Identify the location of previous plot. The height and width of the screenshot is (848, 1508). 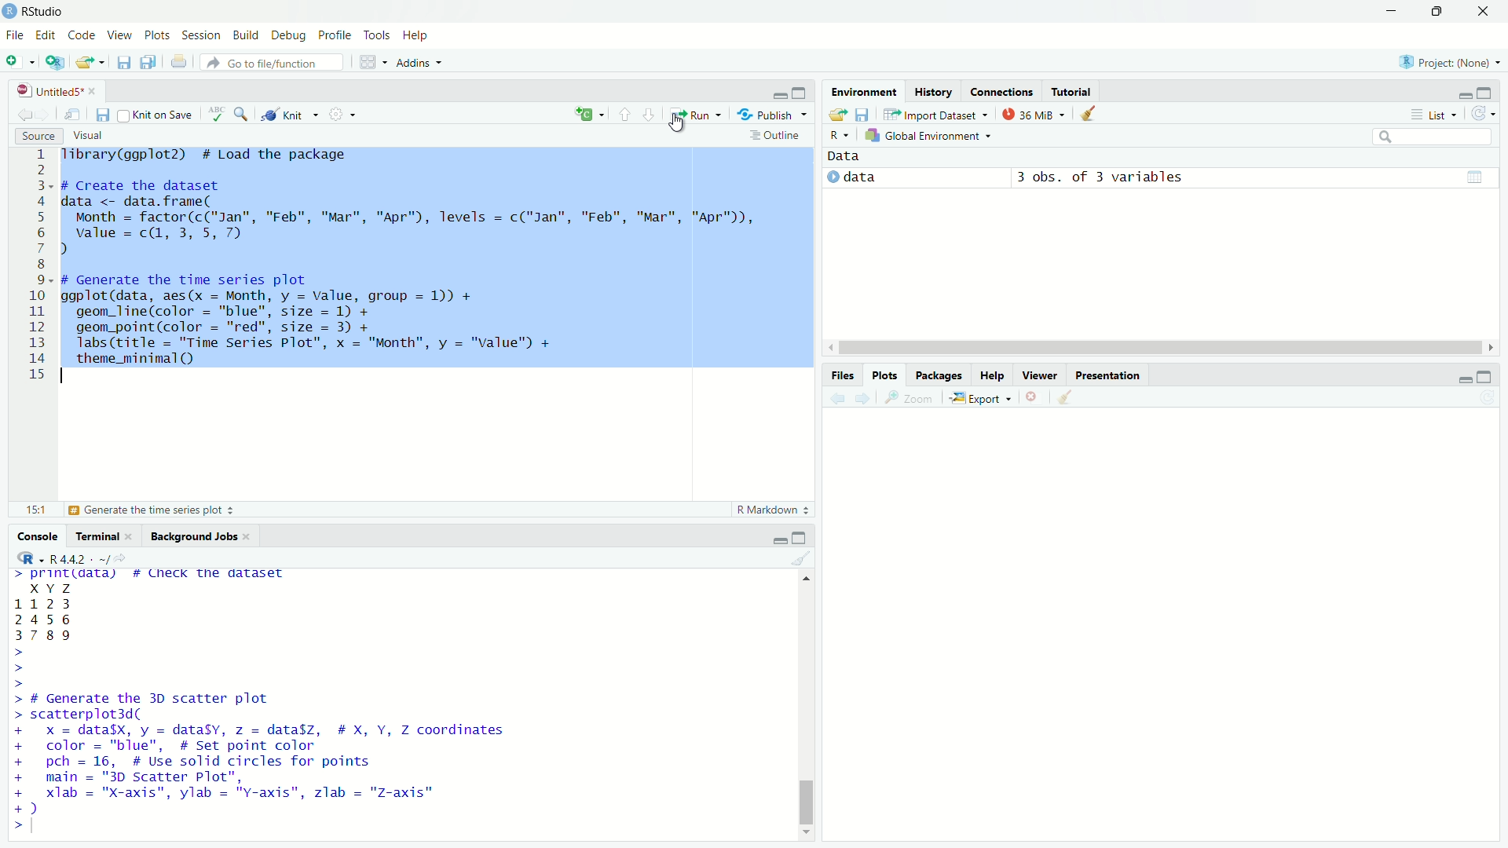
(833, 398).